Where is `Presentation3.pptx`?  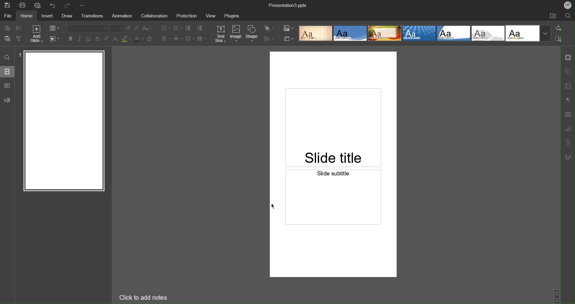
Presentation3.pptx is located at coordinates (288, 5).